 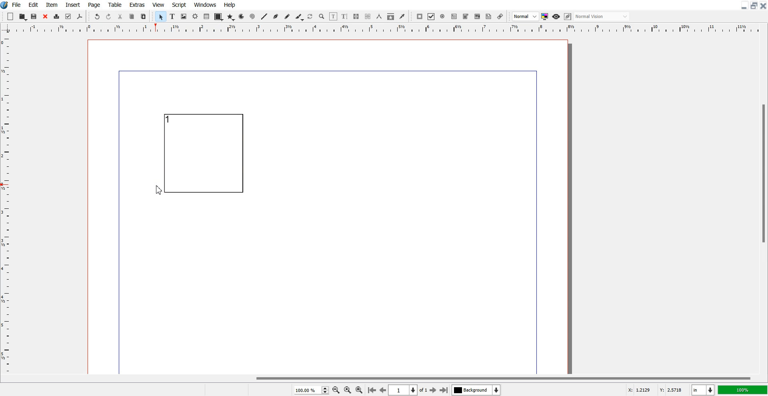 I want to click on Measurements, so click(x=380, y=16).